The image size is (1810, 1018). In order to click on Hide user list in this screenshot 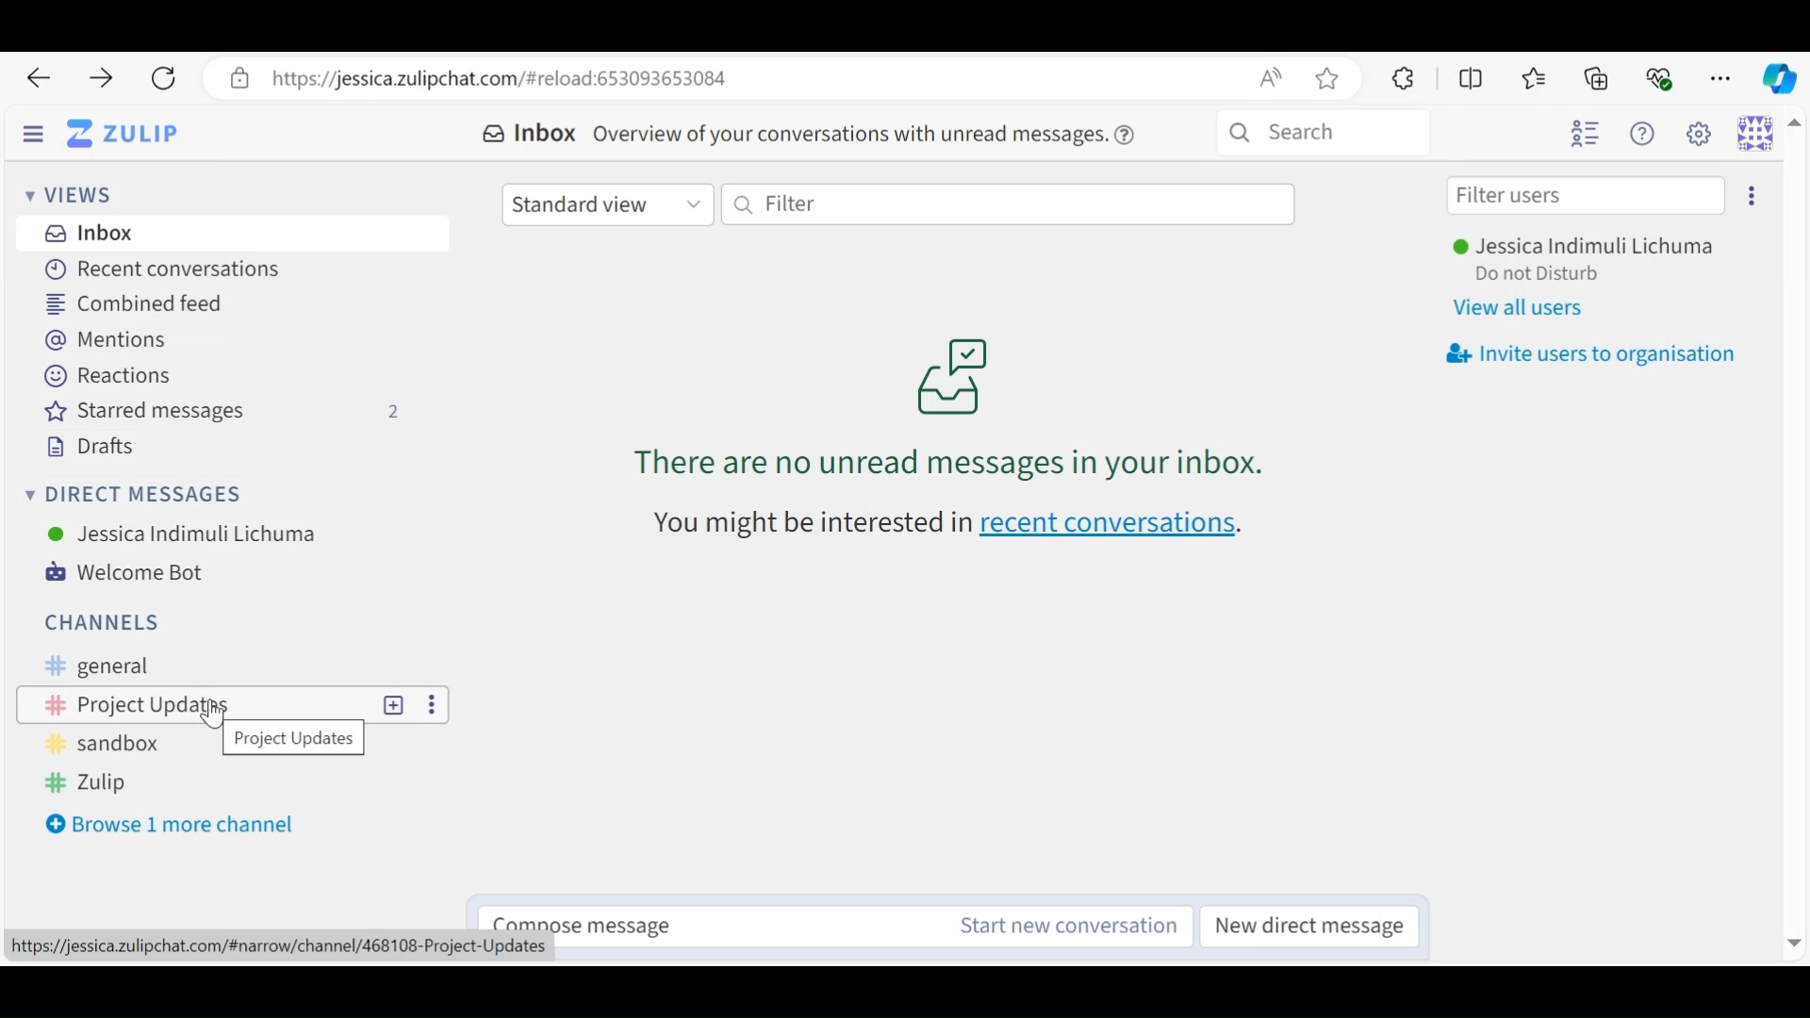, I will do `click(1585, 135)`.